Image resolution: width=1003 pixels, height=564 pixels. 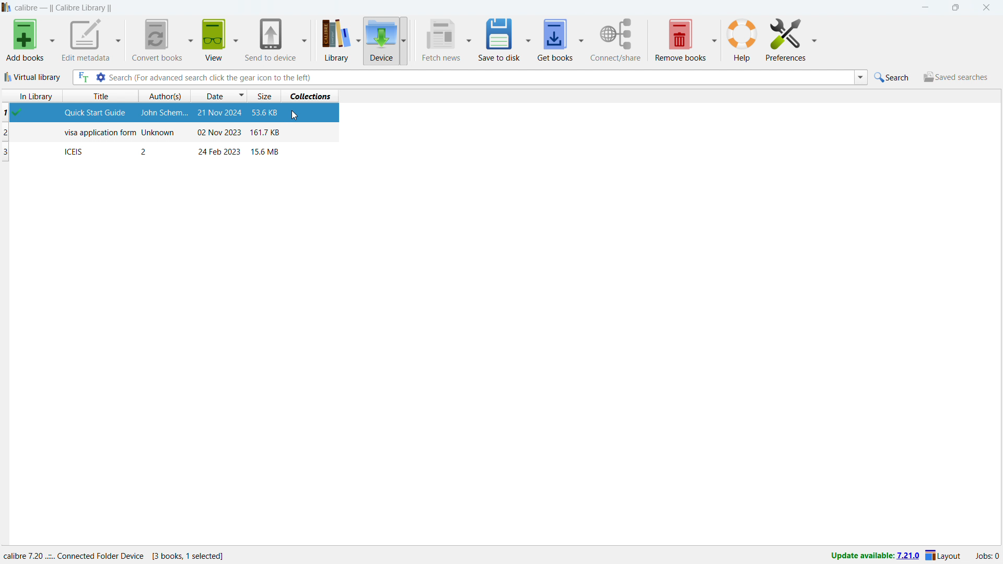 I want to click on close, so click(x=985, y=7).